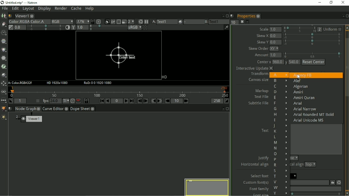 The width and height of the screenshot is (349, 196). I want to click on text1, so click(219, 21).